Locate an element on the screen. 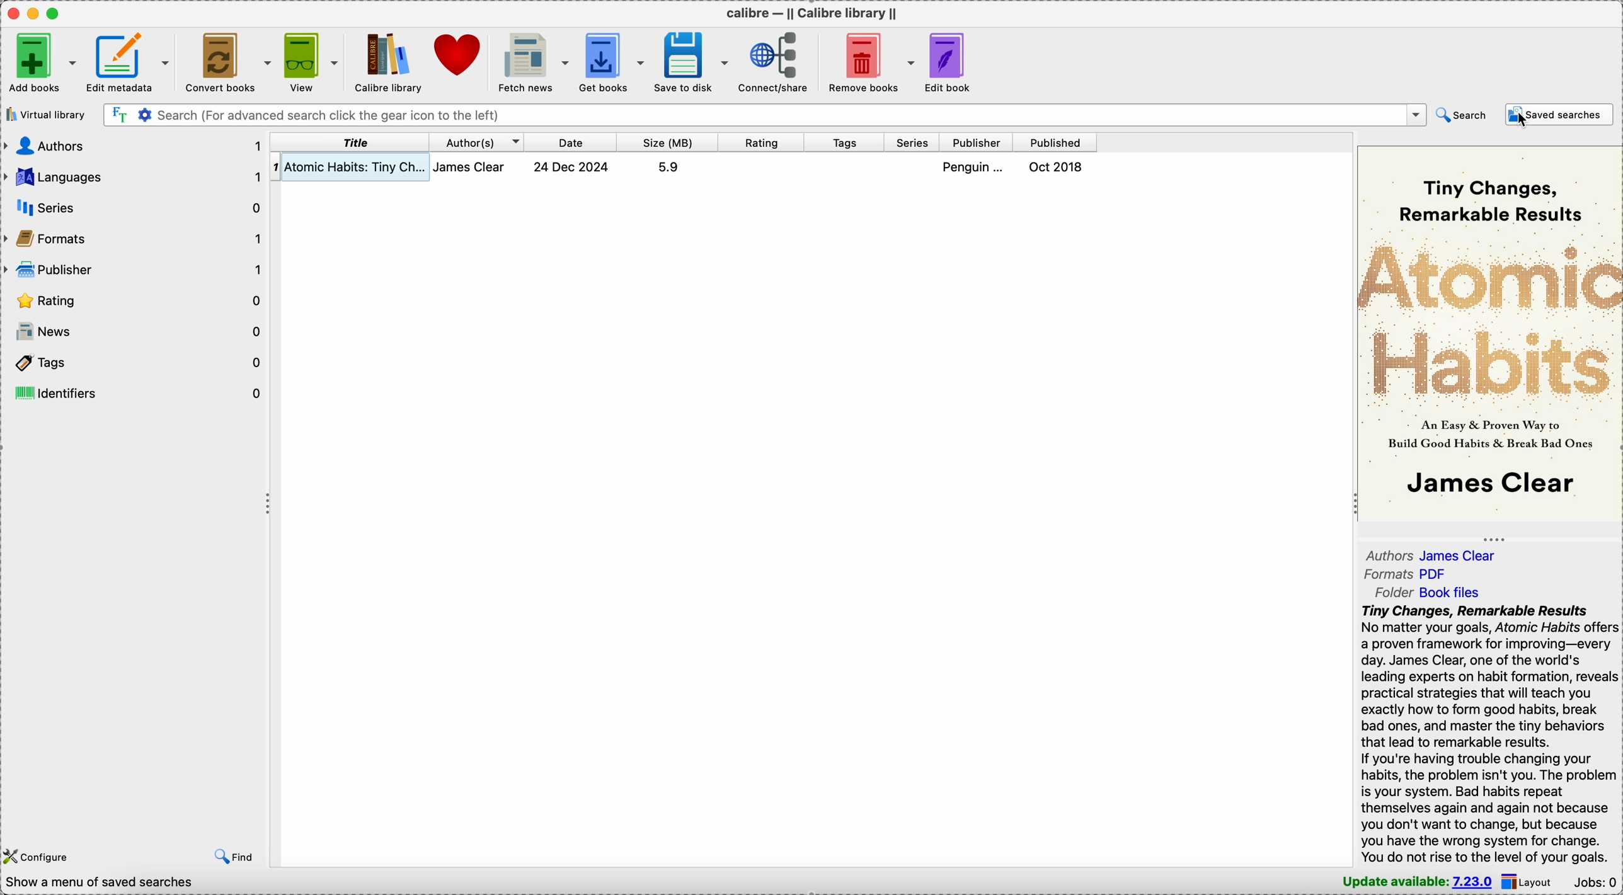 Image resolution: width=1623 pixels, height=895 pixels. search is located at coordinates (1461, 114).